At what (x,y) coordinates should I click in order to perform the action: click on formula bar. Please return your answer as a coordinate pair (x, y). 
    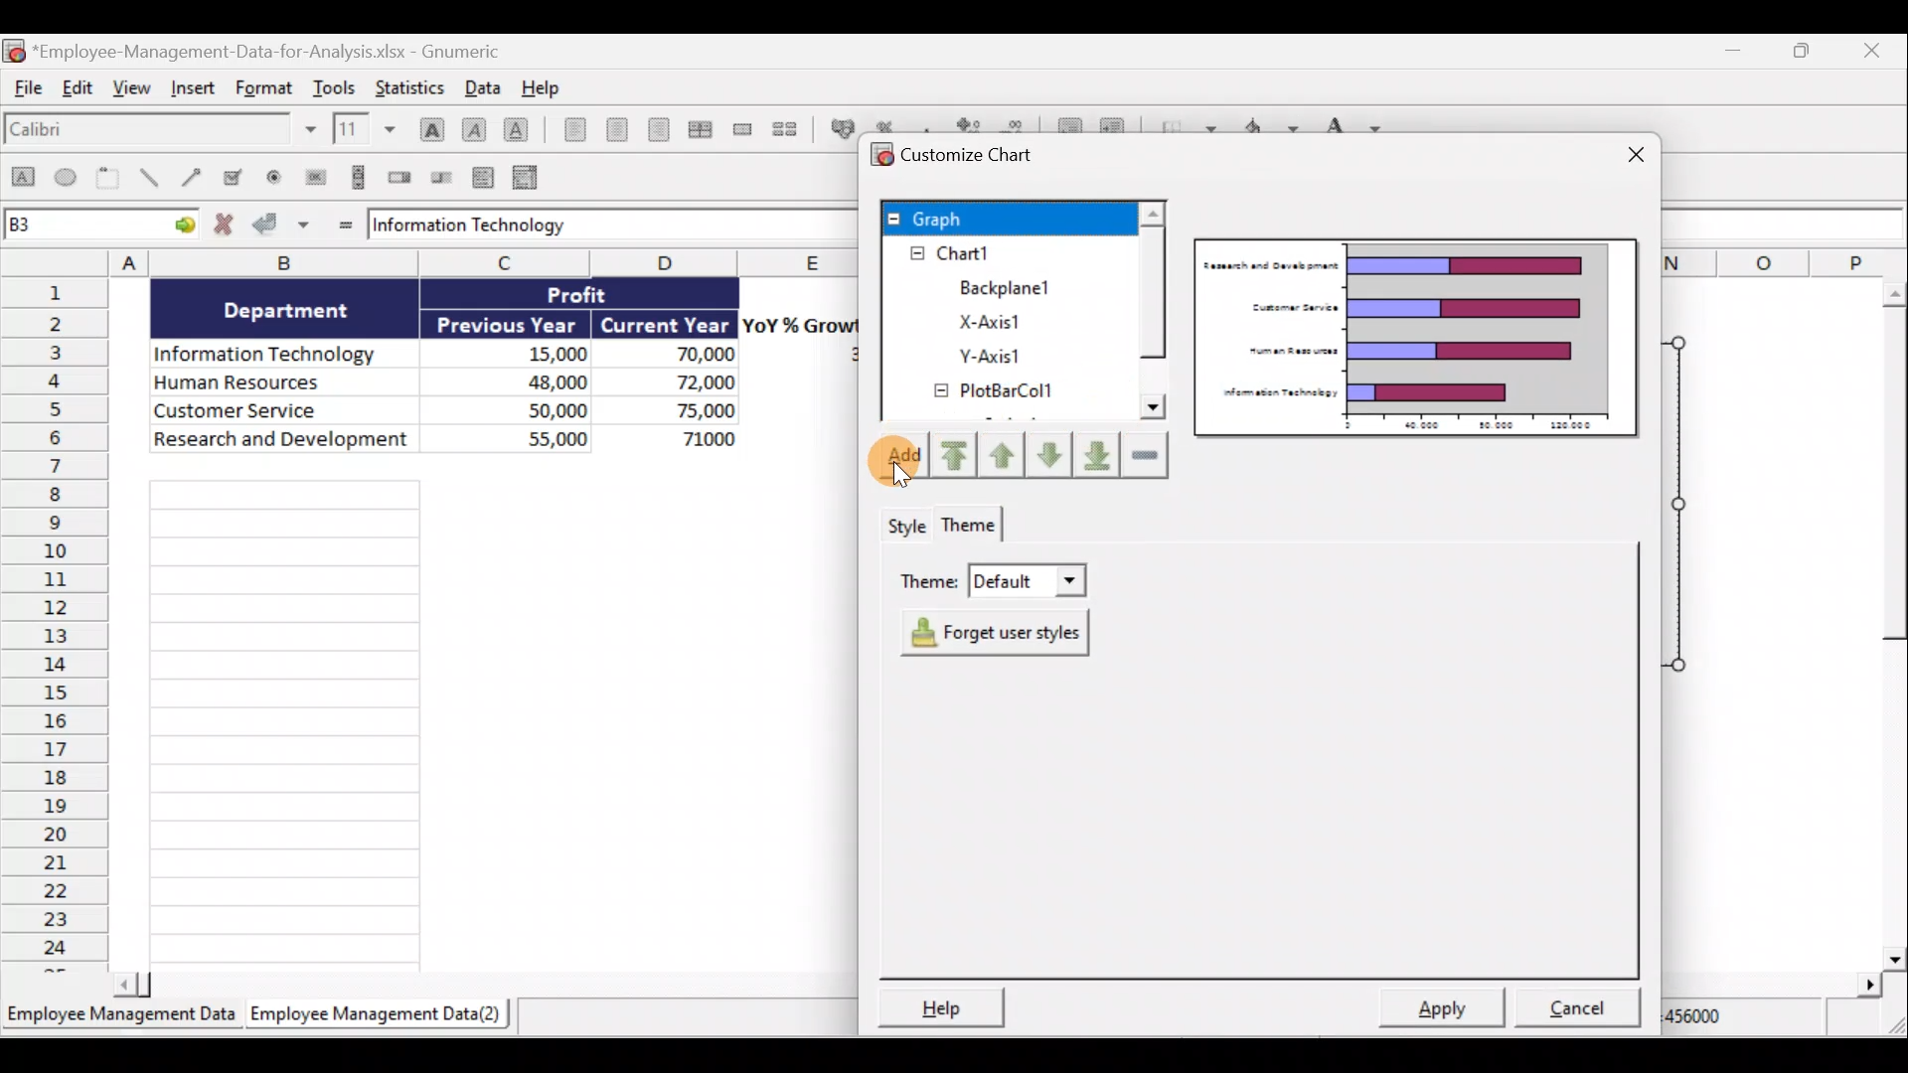
    Looking at the image, I should click on (600, 227).